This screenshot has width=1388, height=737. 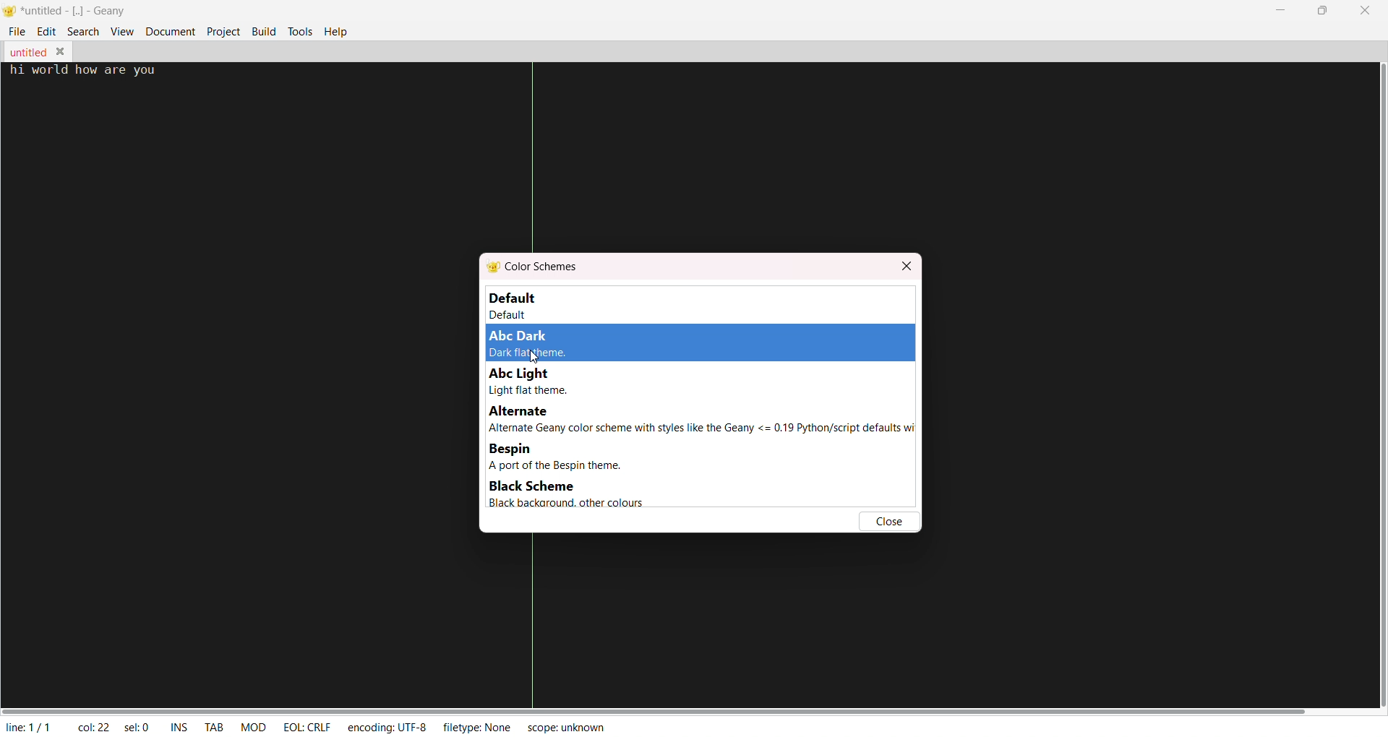 I want to click on black background, so click(x=561, y=503).